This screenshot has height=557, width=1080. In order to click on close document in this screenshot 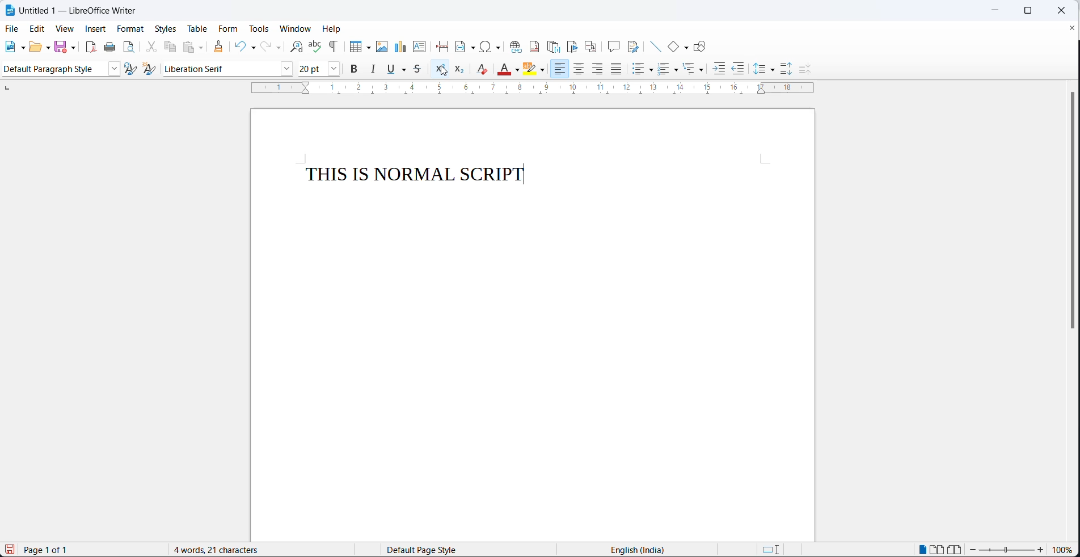, I will do `click(1071, 27)`.